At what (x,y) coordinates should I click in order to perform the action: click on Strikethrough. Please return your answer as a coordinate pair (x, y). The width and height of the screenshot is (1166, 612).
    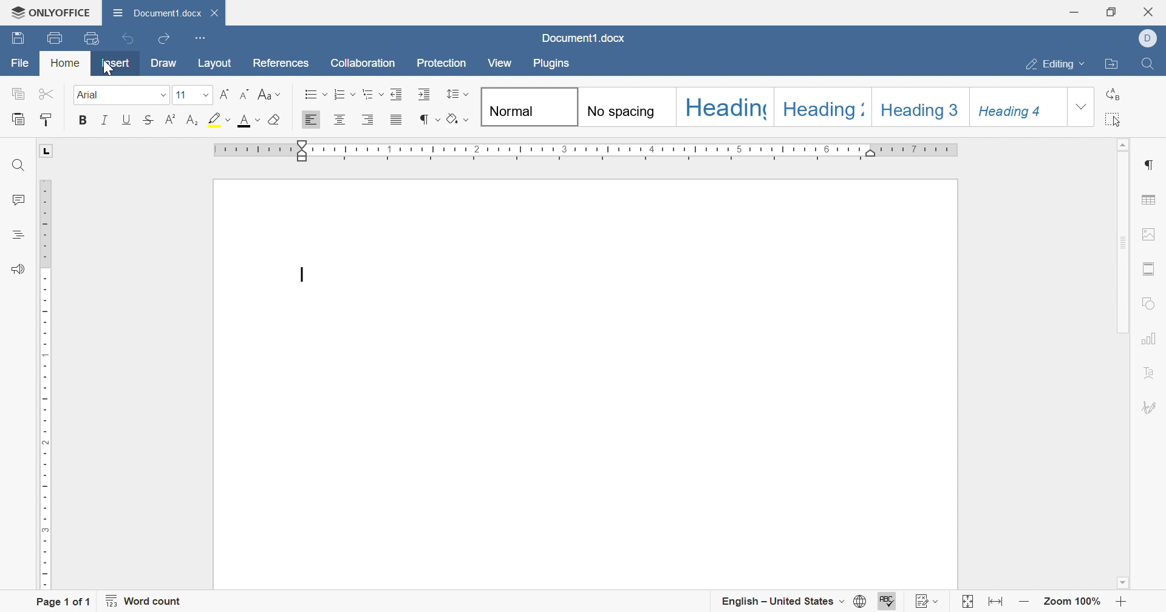
    Looking at the image, I should click on (148, 122).